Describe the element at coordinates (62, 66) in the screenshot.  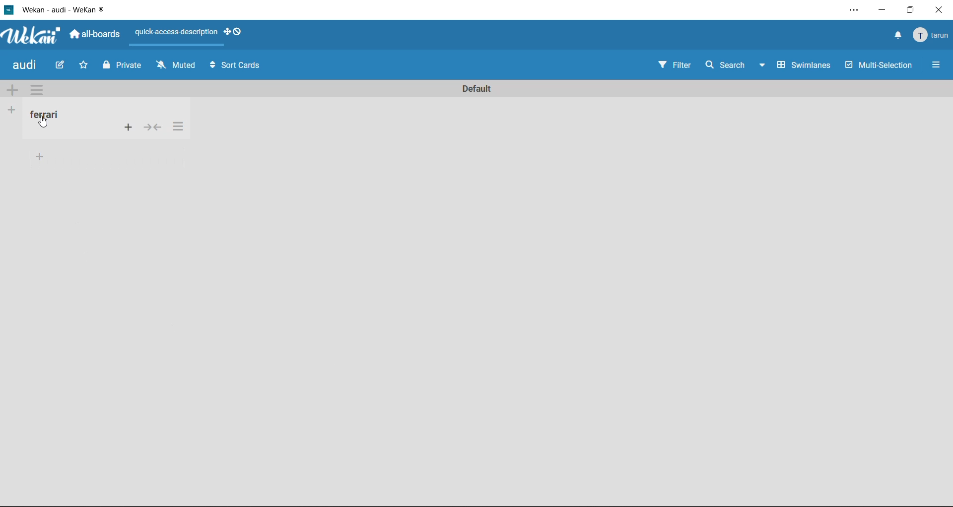
I see `edit` at that location.